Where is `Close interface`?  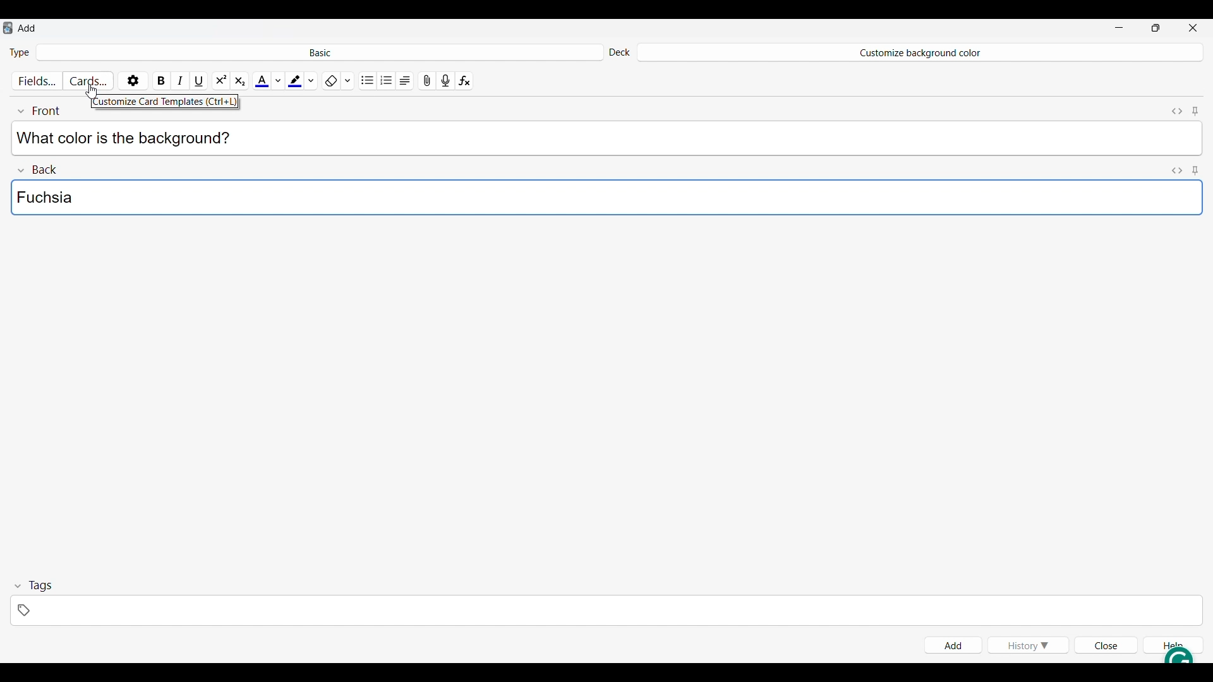 Close interface is located at coordinates (1193, 27).